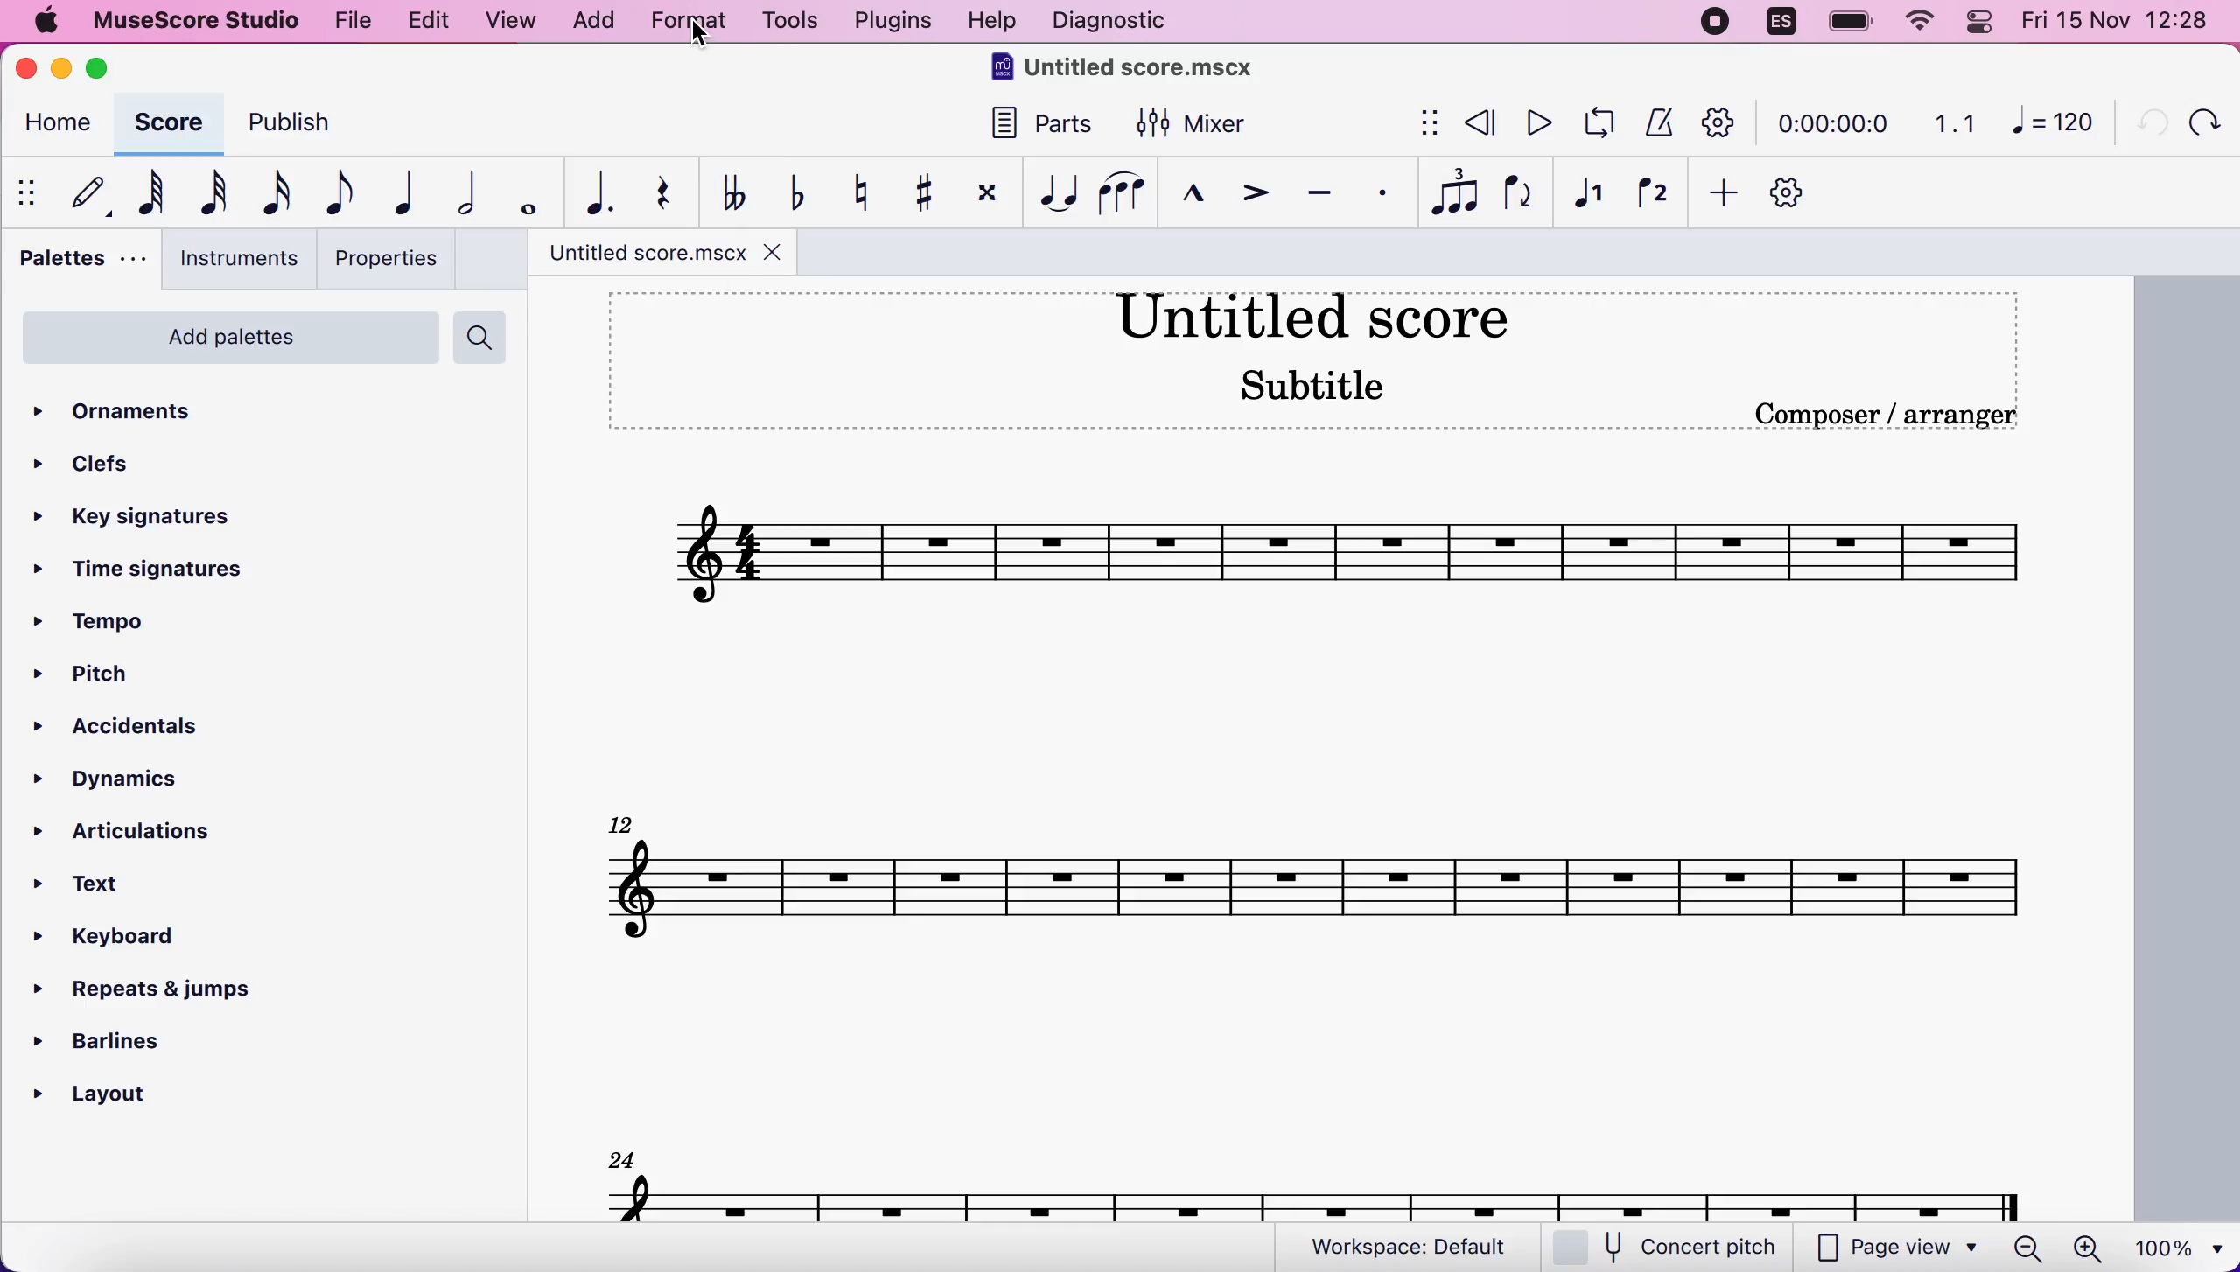 This screenshot has height=1272, width=2240. What do you see at coordinates (2174, 1246) in the screenshot?
I see `100%` at bounding box center [2174, 1246].